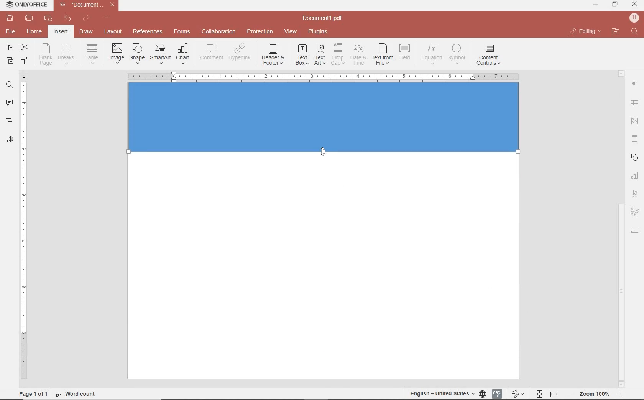  Describe the element at coordinates (29, 18) in the screenshot. I see `print file` at that location.